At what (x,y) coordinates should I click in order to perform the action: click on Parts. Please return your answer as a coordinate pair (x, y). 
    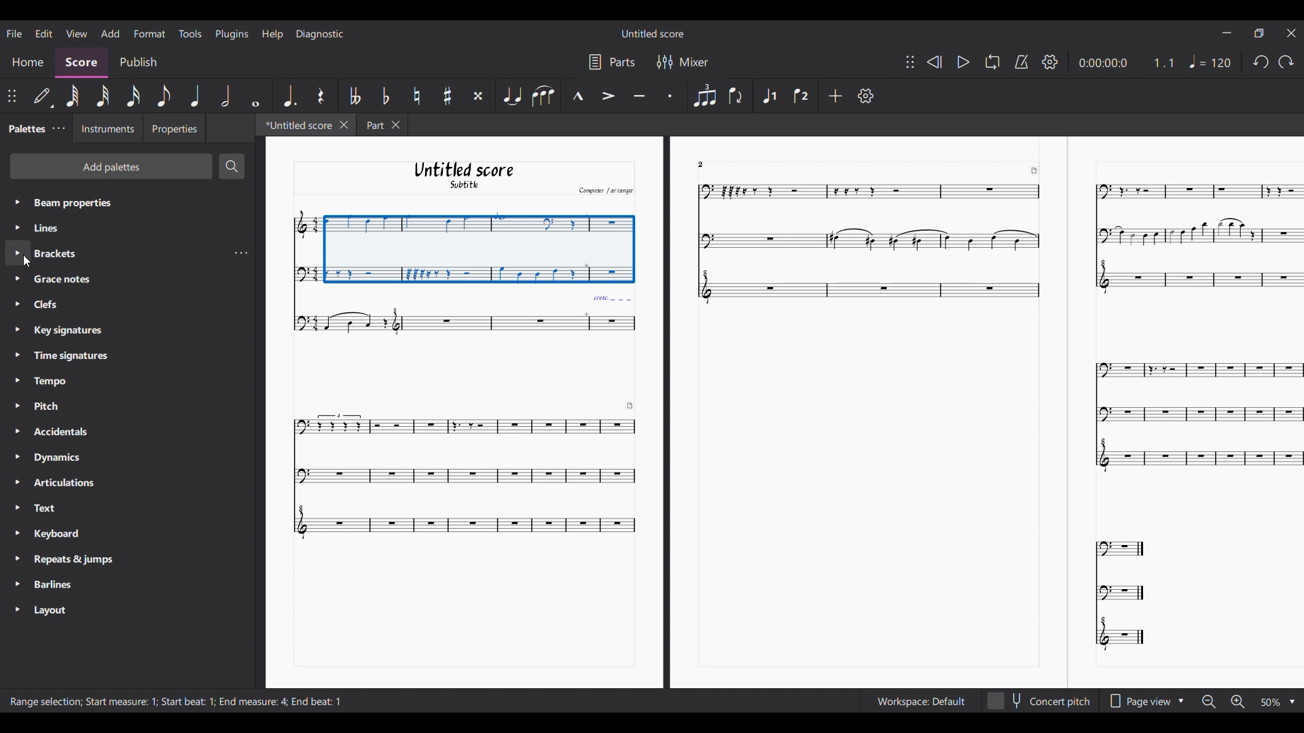
    Looking at the image, I should click on (623, 62).